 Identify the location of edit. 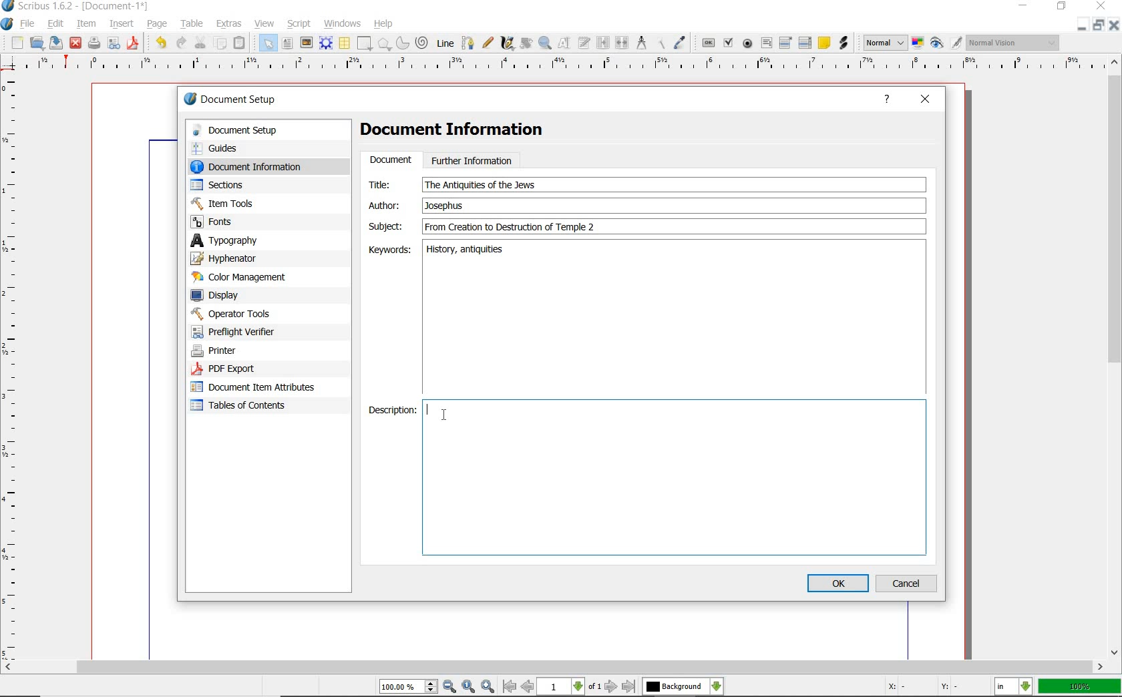
(56, 23).